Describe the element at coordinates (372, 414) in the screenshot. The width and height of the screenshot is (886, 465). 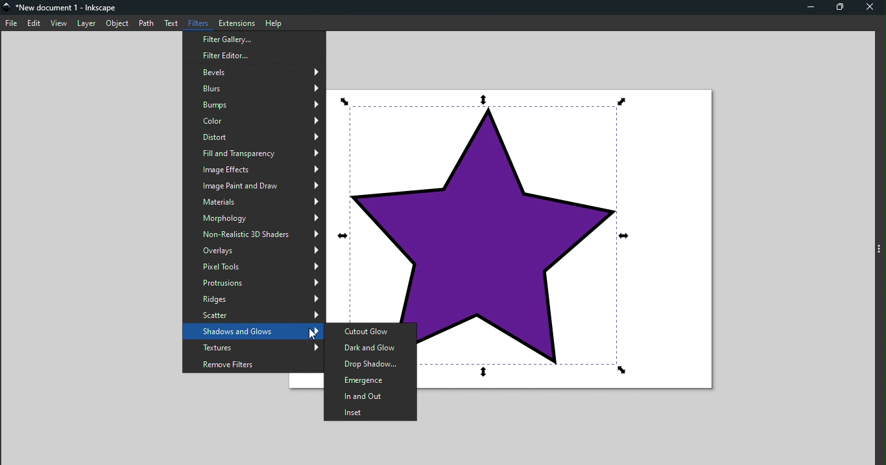
I see `Inset` at that location.